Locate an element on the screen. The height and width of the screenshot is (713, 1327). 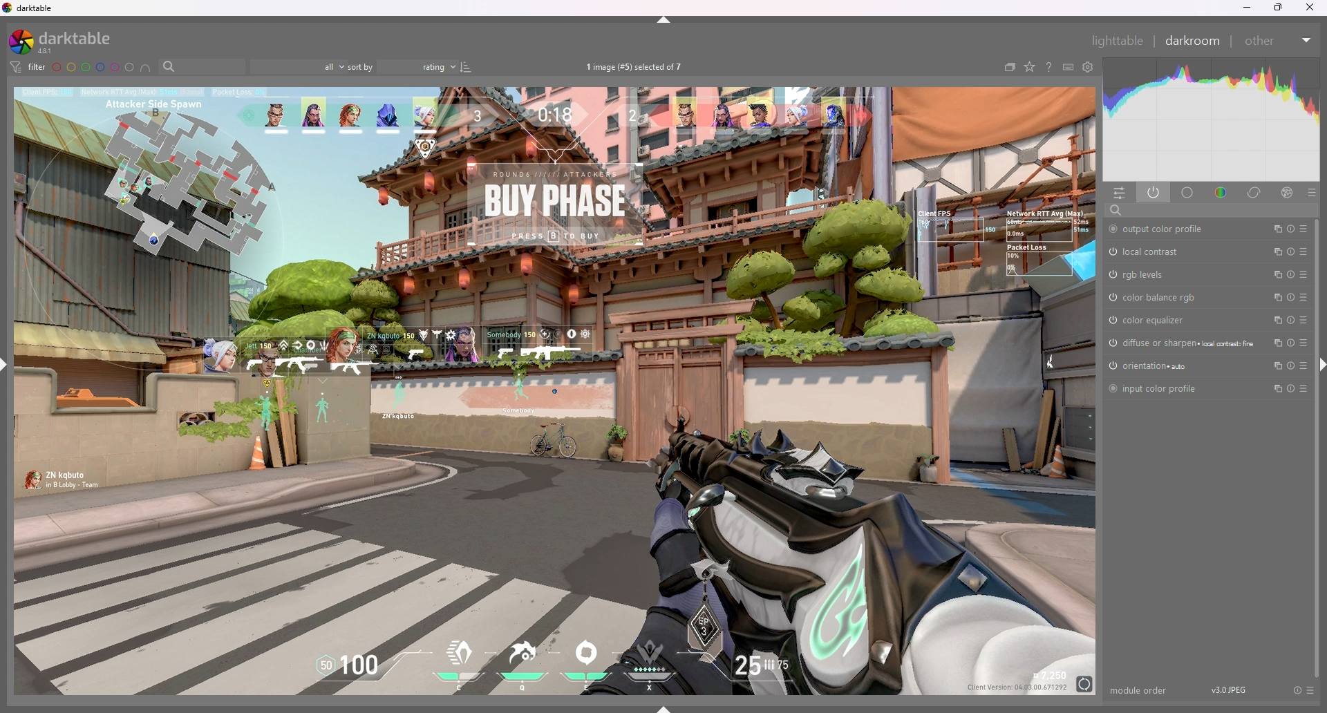
sort by is located at coordinates (403, 67).